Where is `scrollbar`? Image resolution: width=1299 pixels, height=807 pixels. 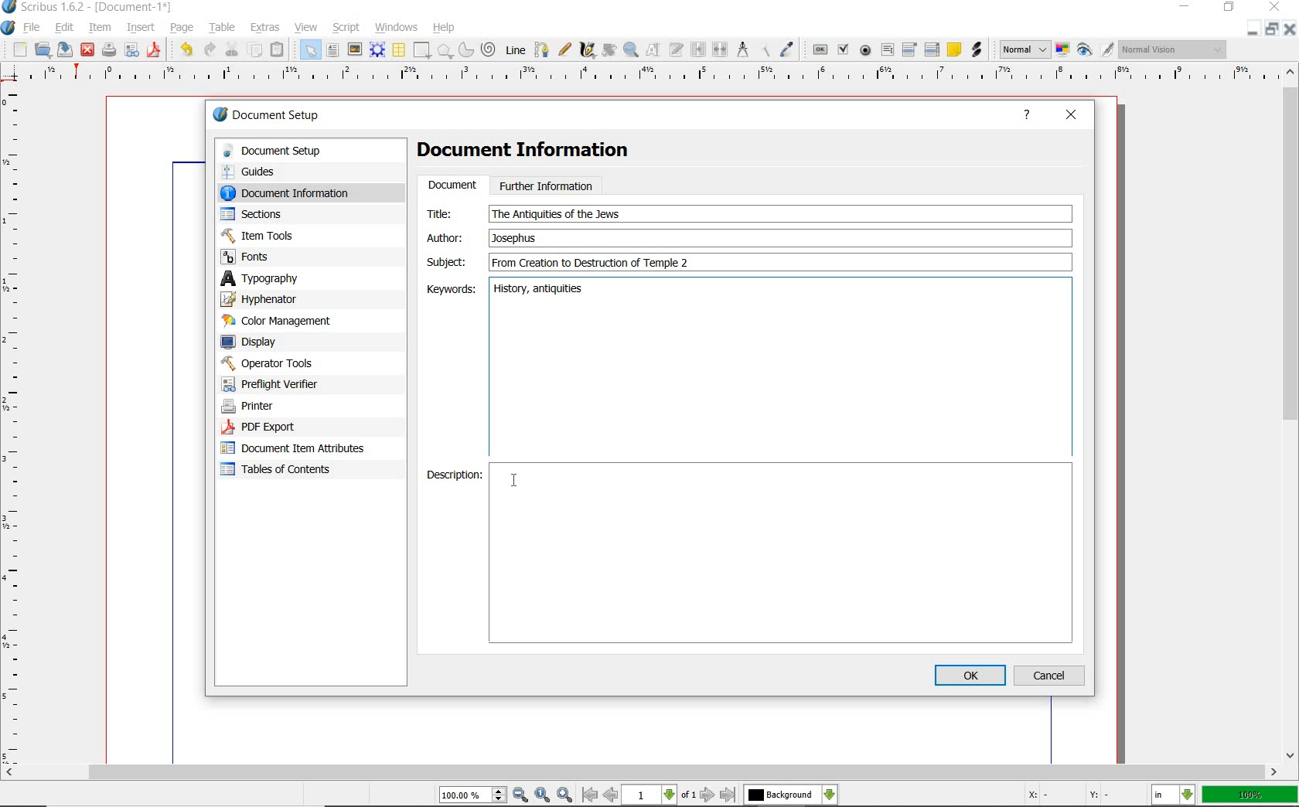
scrollbar is located at coordinates (641, 773).